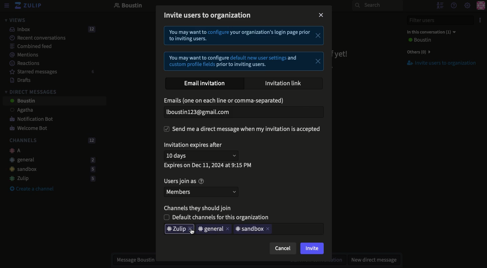 The height and width of the screenshot is (268, 487). What do you see at coordinates (32, 189) in the screenshot?
I see `Create a channel` at bounding box center [32, 189].